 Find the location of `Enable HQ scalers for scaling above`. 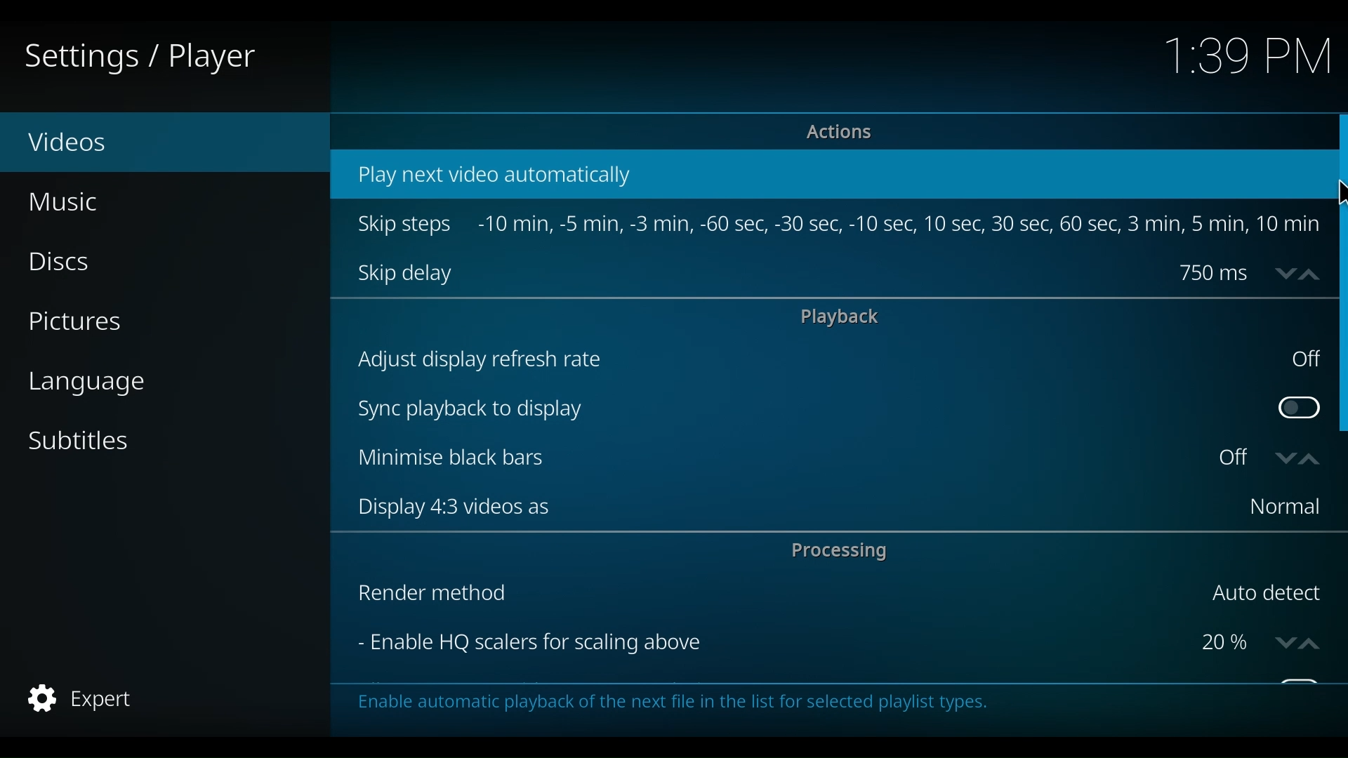

Enable HQ scalers for scaling above is located at coordinates (769, 644).